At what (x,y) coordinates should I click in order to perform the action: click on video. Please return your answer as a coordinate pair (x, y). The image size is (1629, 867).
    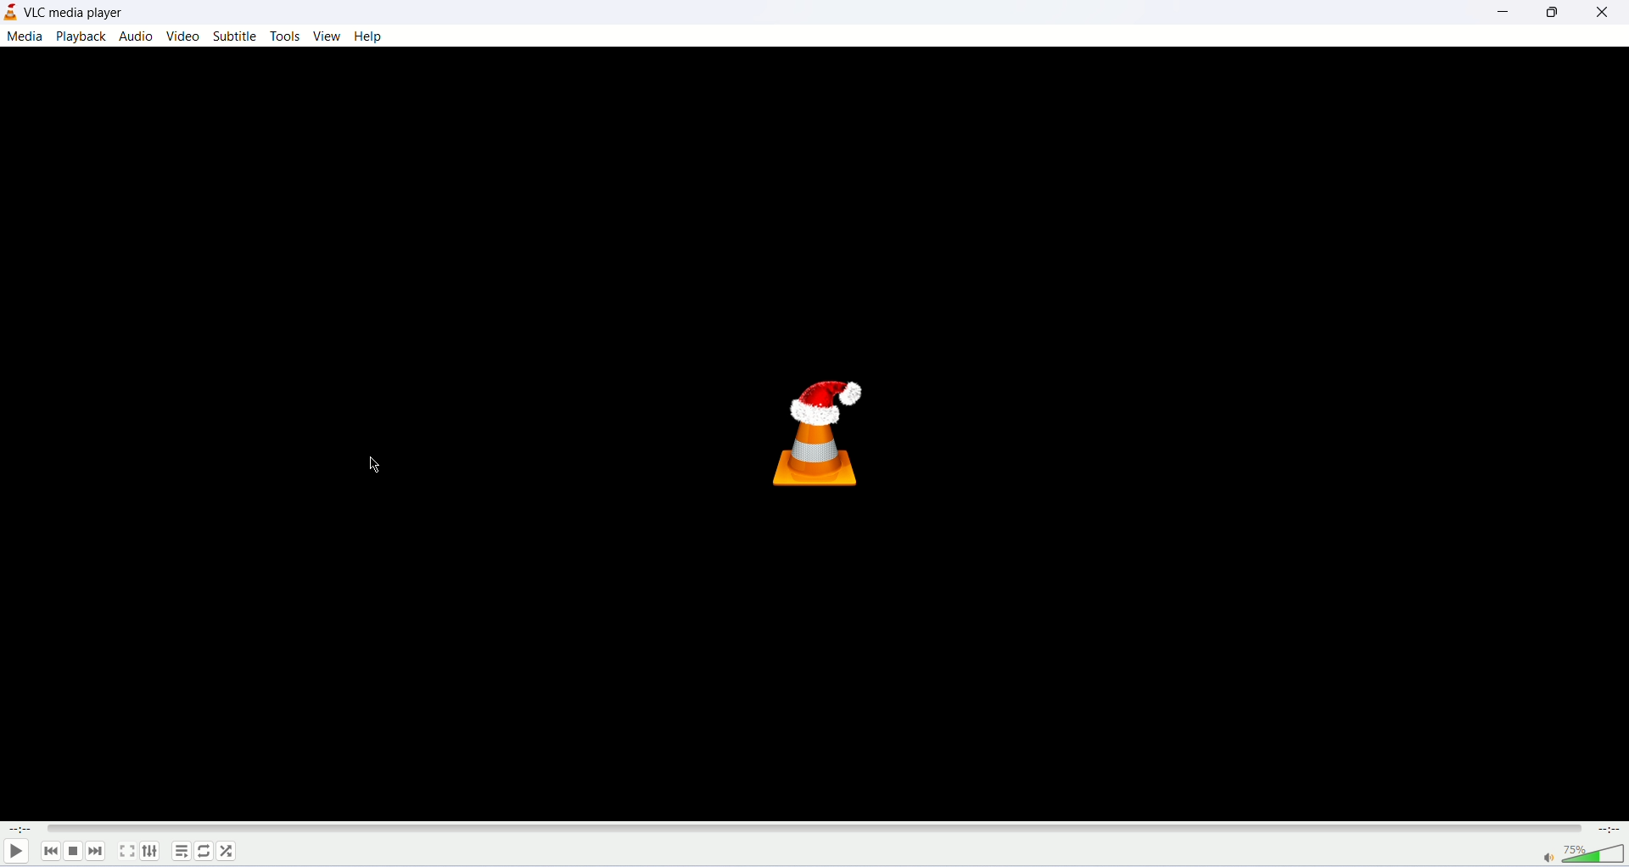
    Looking at the image, I should click on (181, 36).